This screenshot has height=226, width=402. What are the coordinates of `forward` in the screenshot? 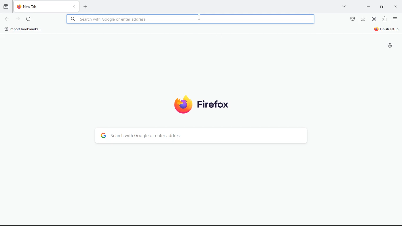 It's located at (19, 19).